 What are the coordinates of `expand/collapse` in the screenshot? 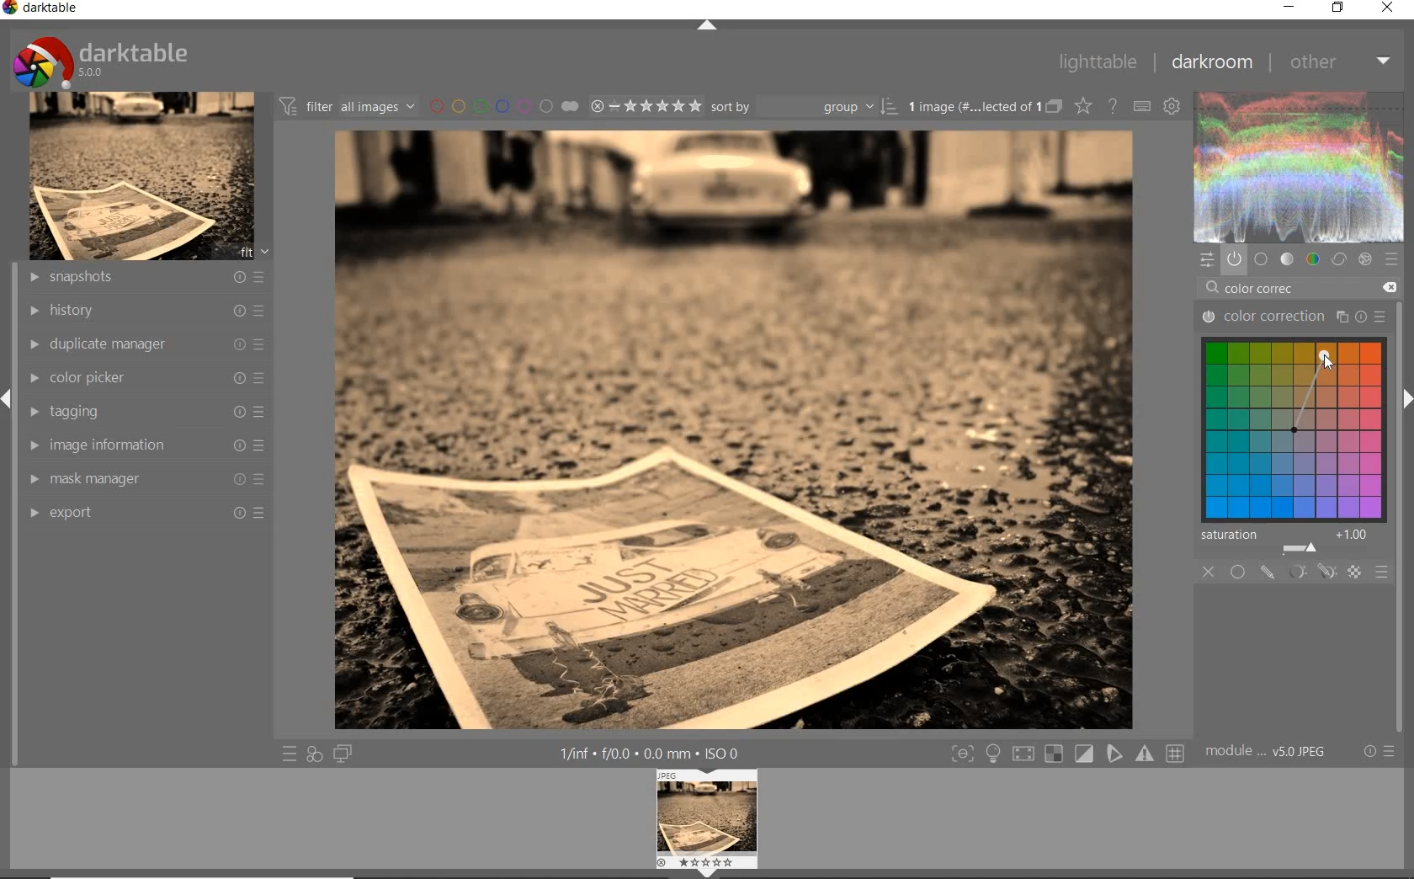 It's located at (706, 28).